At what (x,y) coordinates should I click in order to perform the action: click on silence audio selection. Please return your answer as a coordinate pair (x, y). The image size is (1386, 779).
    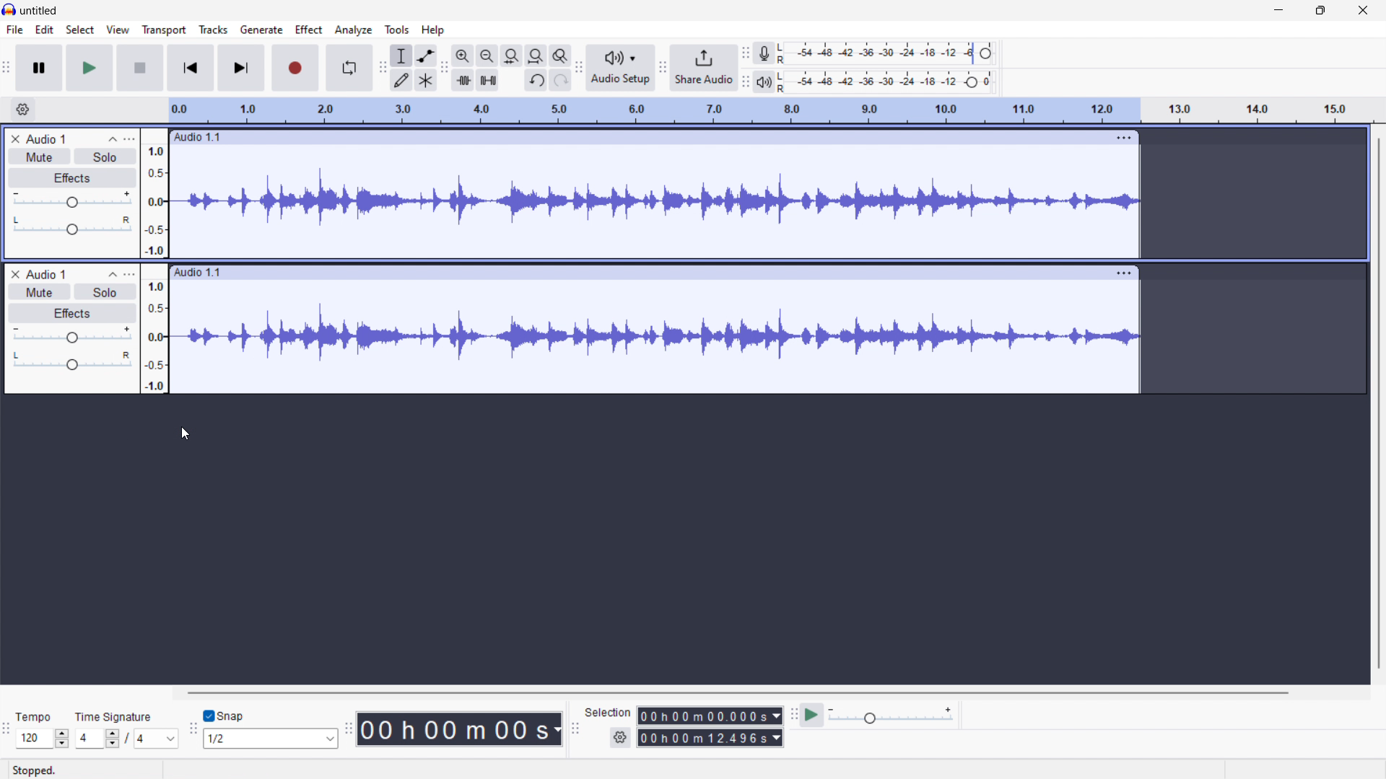
    Looking at the image, I should click on (488, 81).